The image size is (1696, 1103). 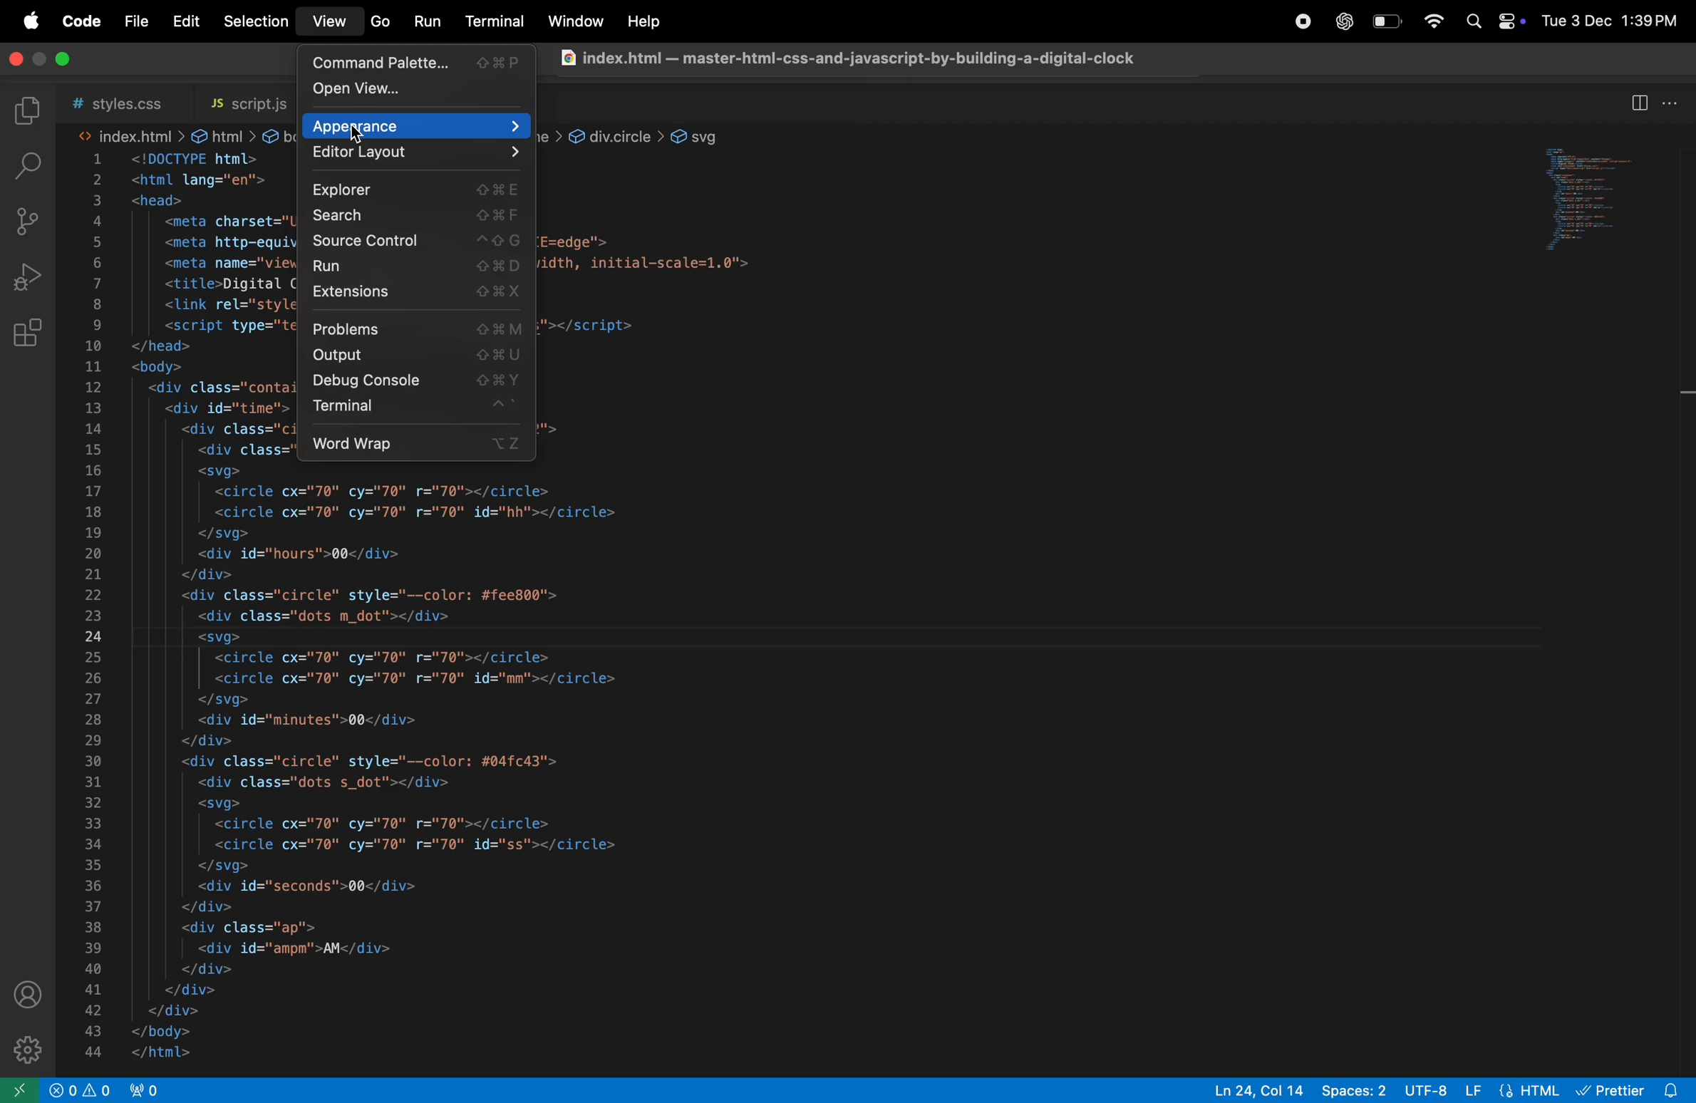 I want to click on open remote window, so click(x=22, y=1090).